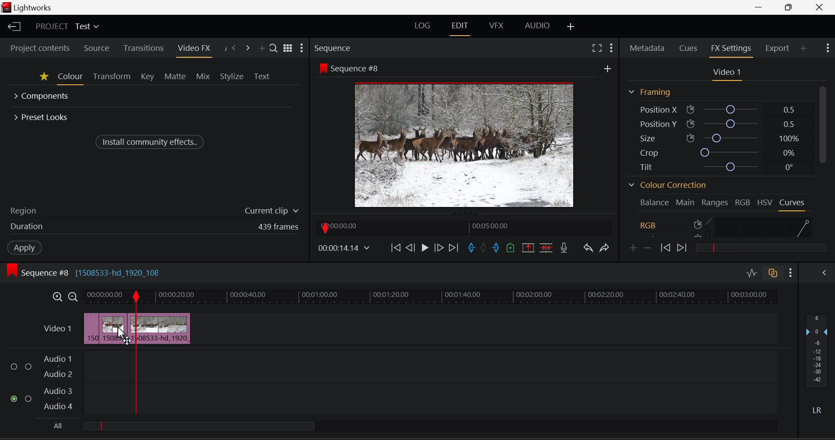 The width and height of the screenshot is (835, 440). What do you see at coordinates (455, 248) in the screenshot?
I see `To End` at bounding box center [455, 248].